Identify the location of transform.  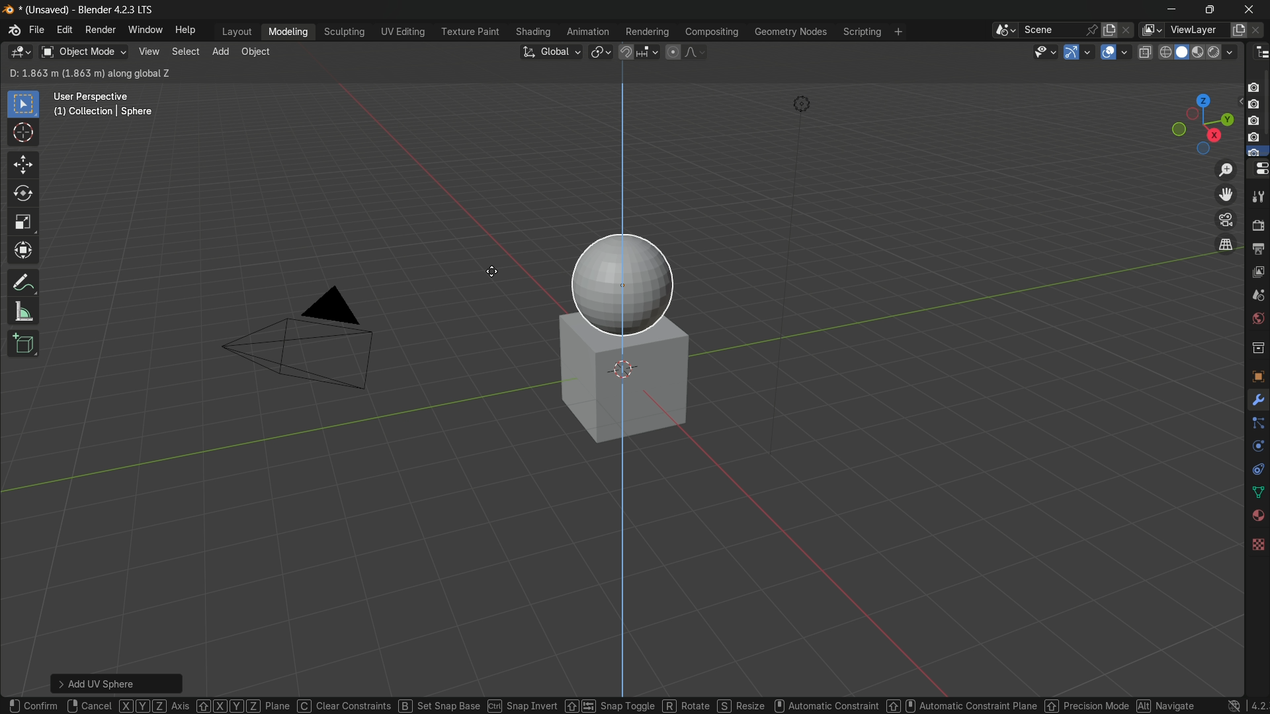
(24, 251).